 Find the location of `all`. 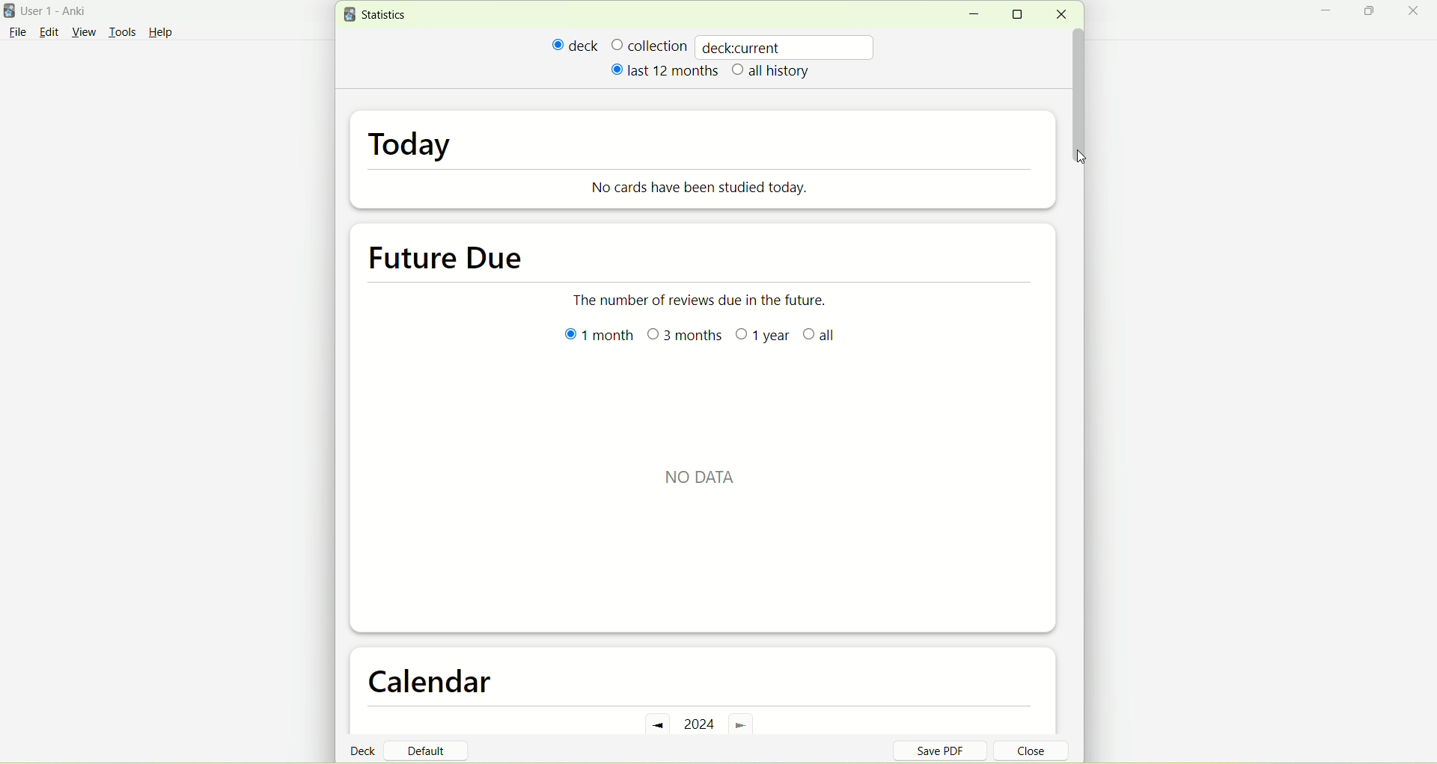

all is located at coordinates (819, 336).